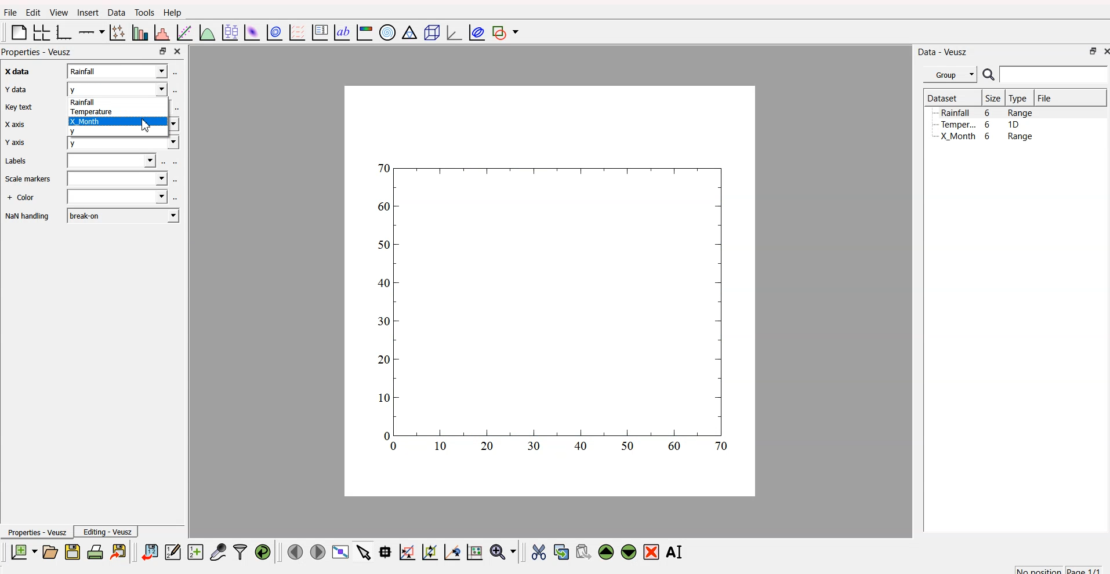  I want to click on Group, so click(950, 75).